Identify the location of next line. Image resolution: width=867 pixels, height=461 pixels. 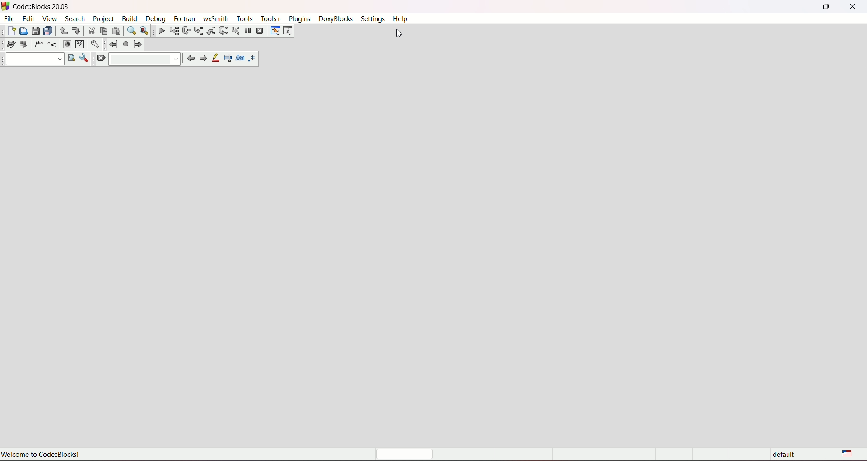
(186, 31).